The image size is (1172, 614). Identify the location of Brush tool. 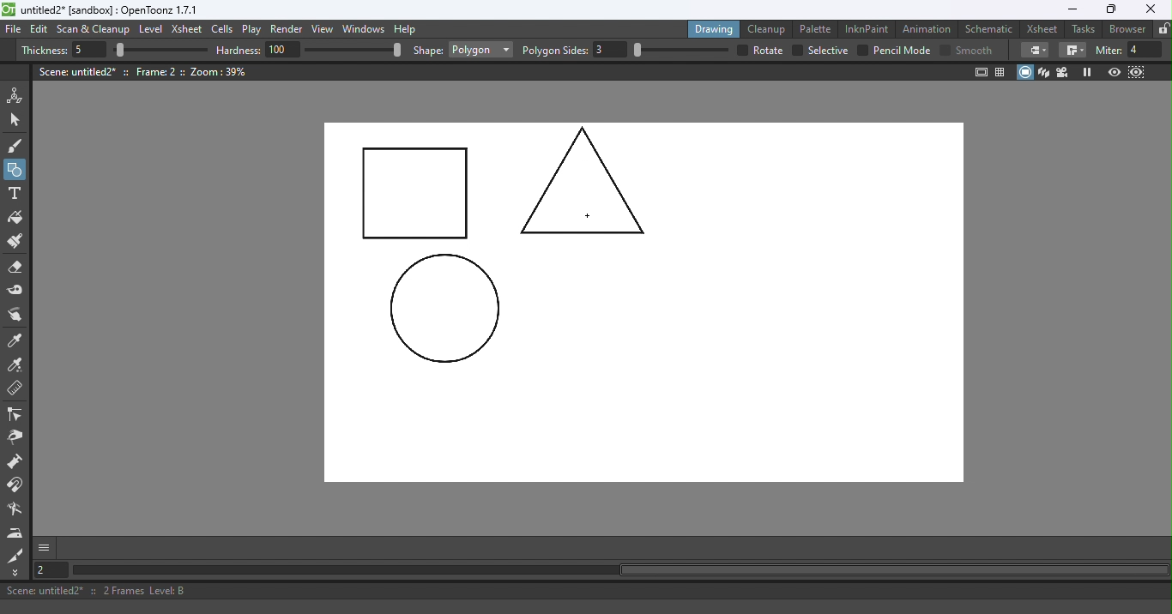
(19, 145).